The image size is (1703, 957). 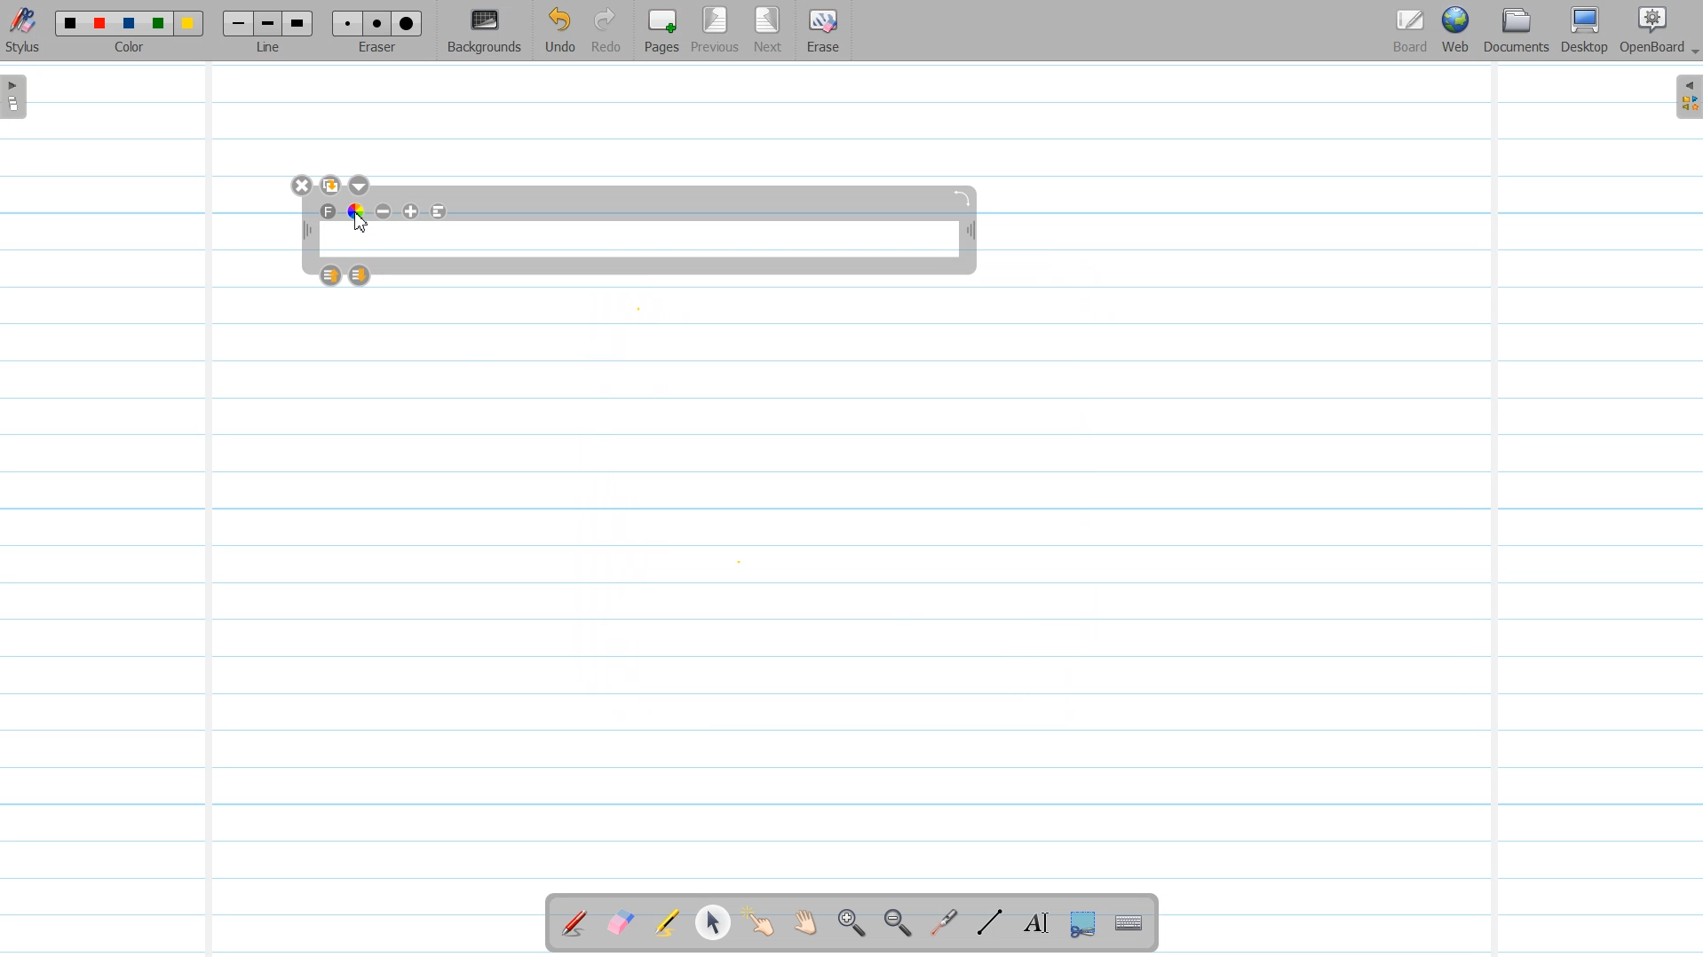 What do you see at coordinates (361, 221) in the screenshot?
I see `Cursor` at bounding box center [361, 221].